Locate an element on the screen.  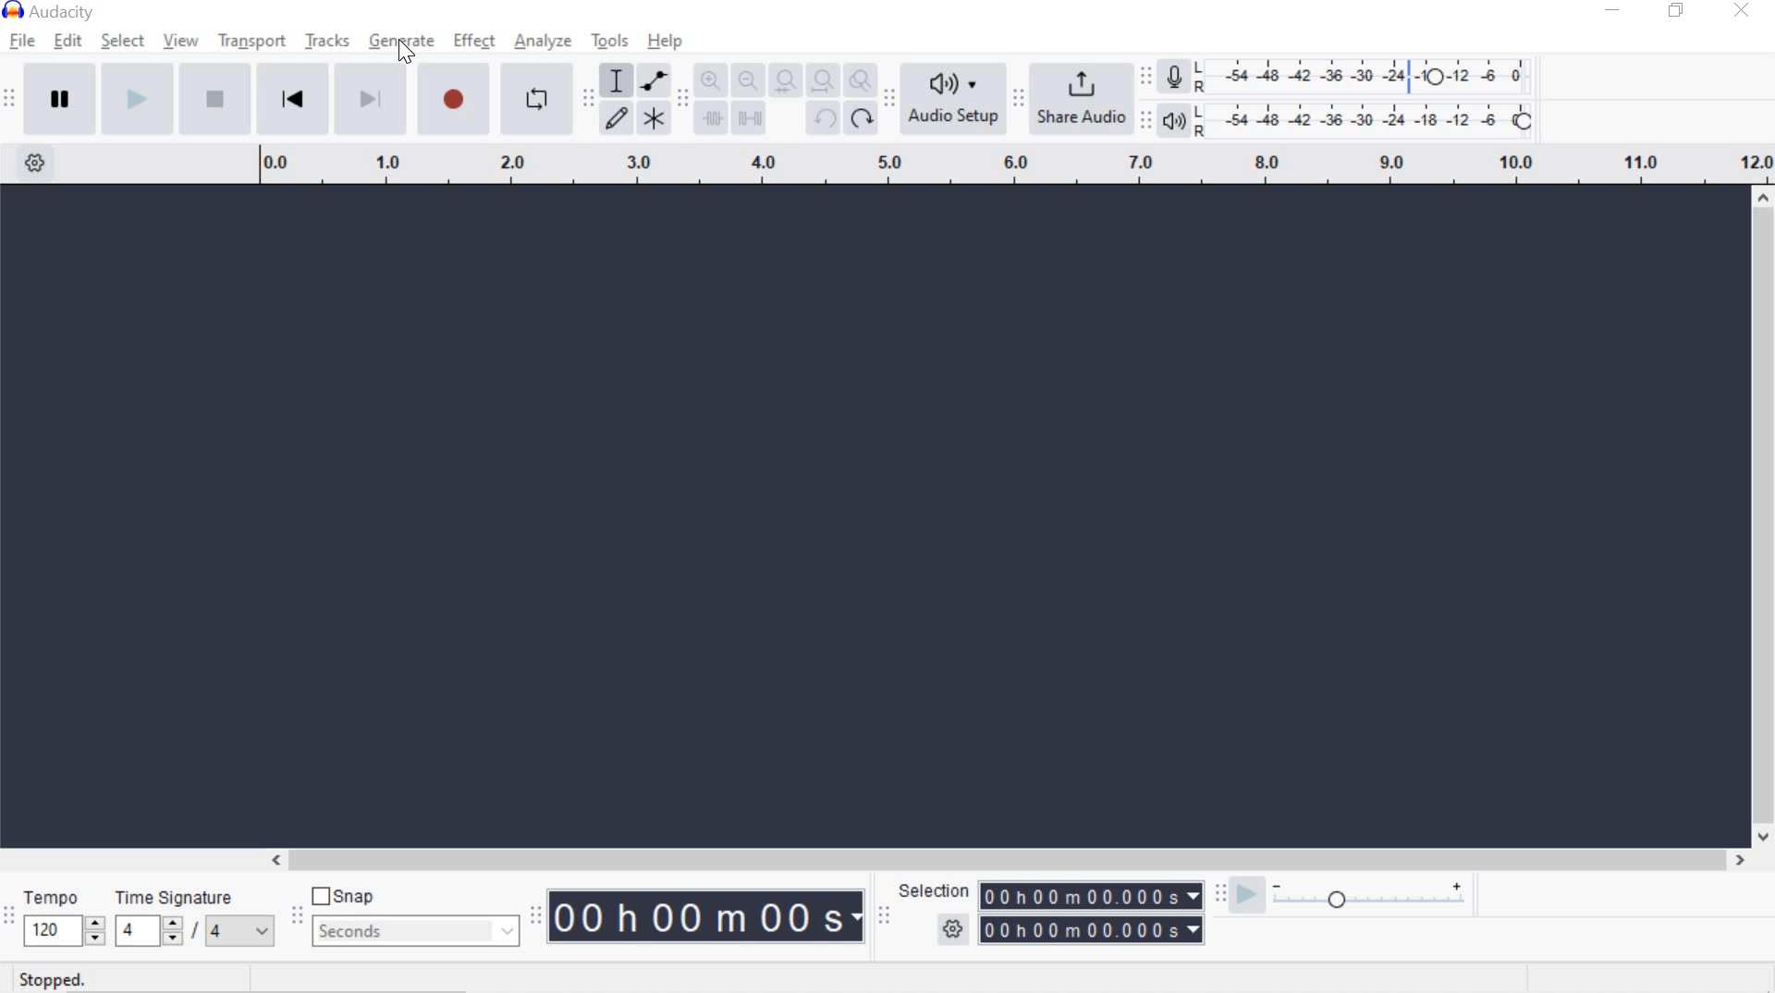
Tempo is located at coordinates (63, 915).